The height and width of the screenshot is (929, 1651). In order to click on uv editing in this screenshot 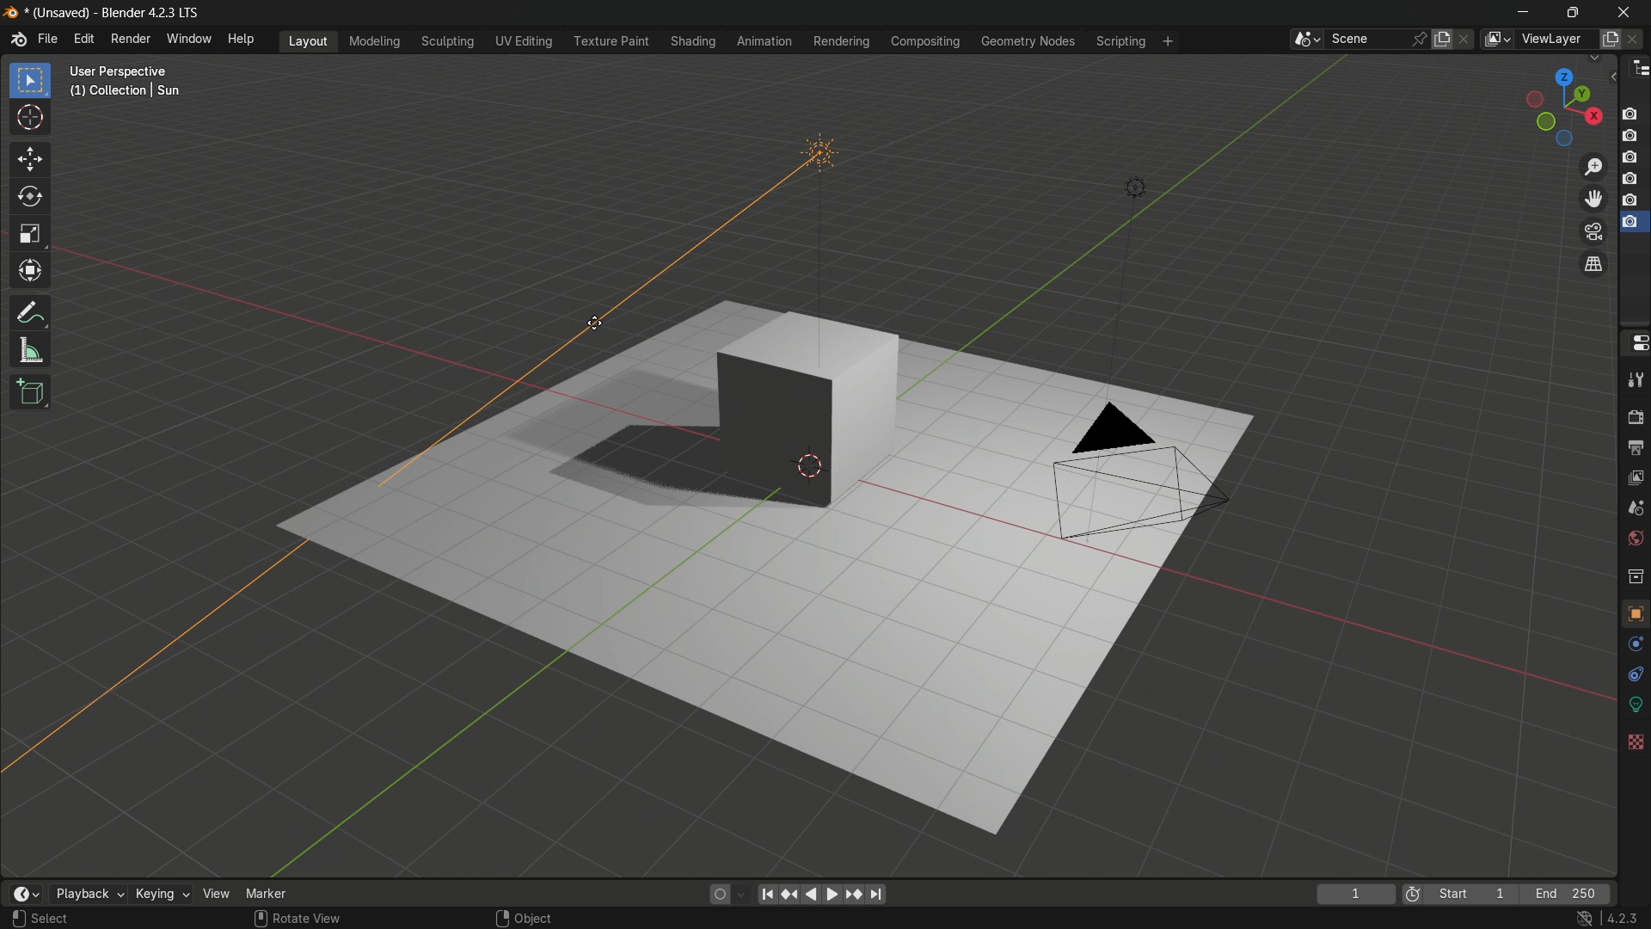, I will do `click(524, 40)`.